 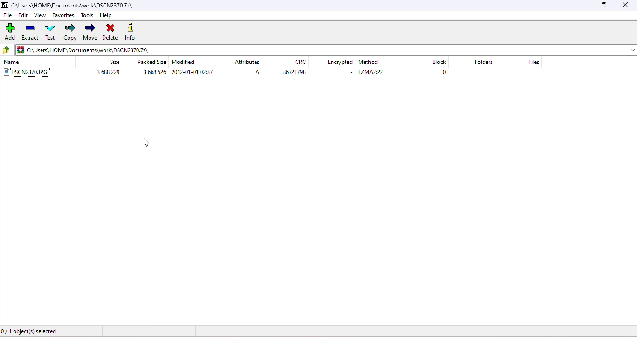 What do you see at coordinates (32, 72) in the screenshot?
I see `image file` at bounding box center [32, 72].